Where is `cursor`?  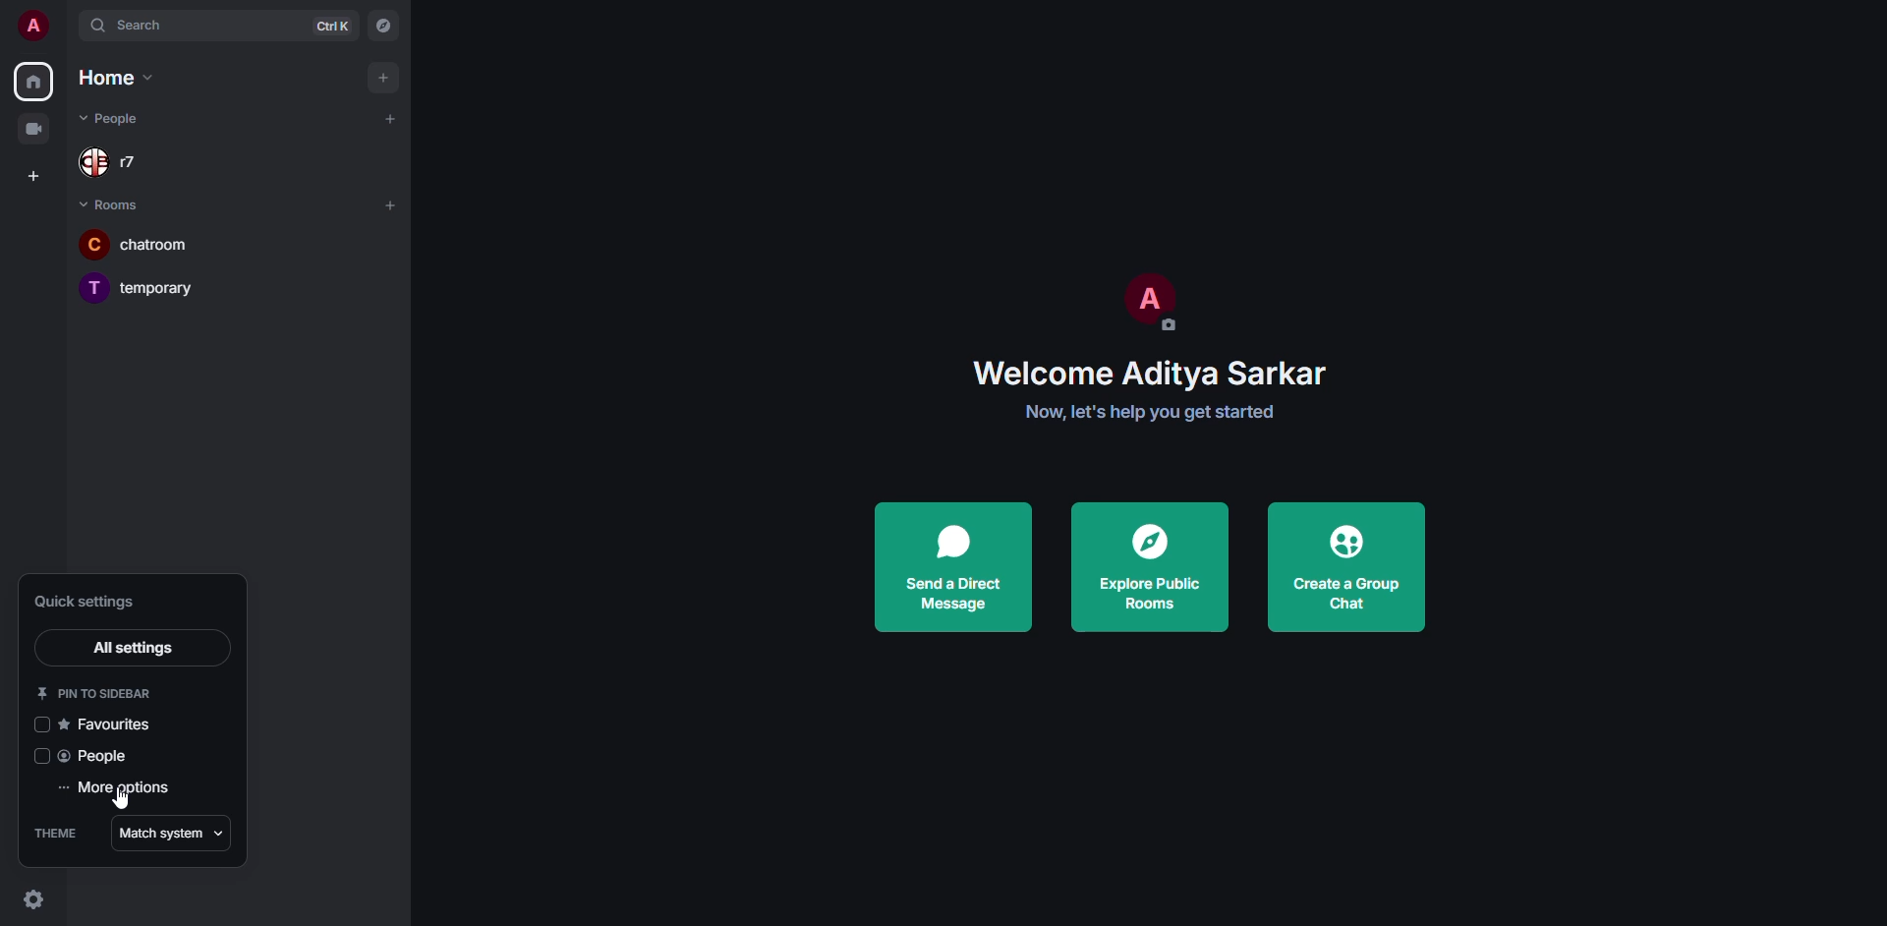 cursor is located at coordinates (122, 802).